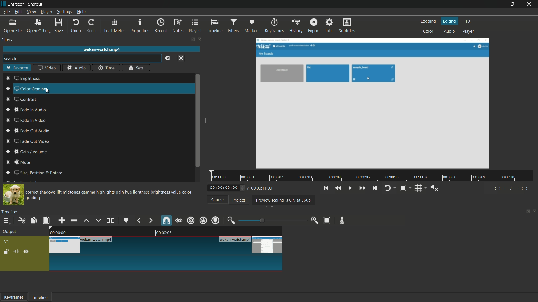  I want to click on sets, so click(136, 67).